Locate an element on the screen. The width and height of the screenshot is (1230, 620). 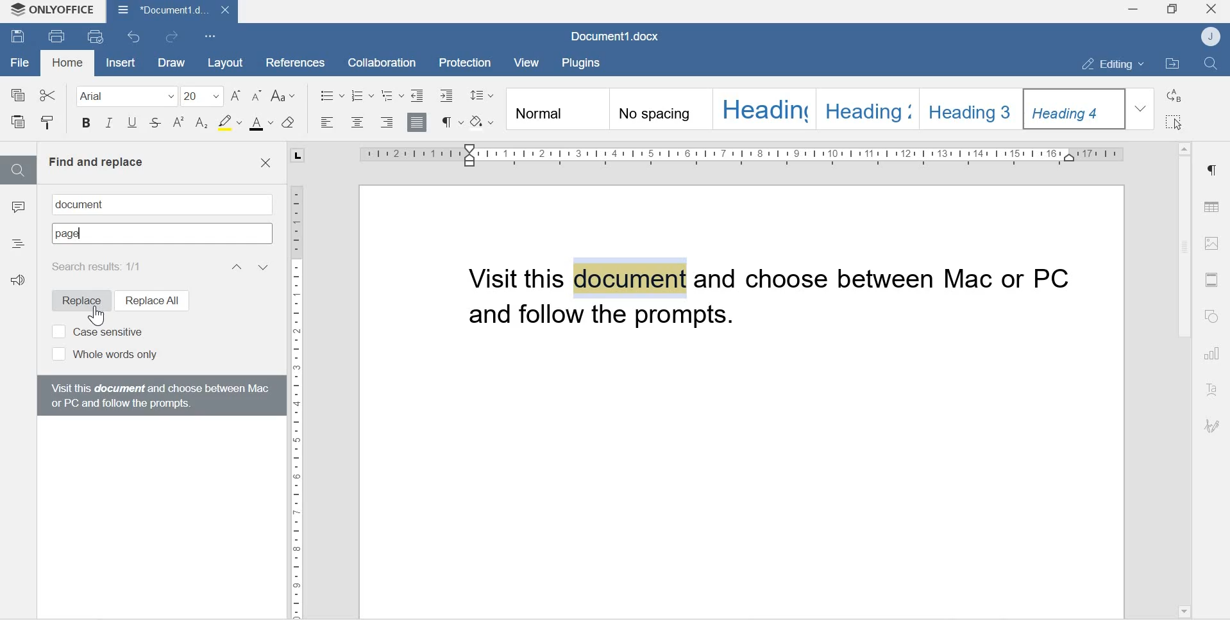
Collaboration is located at coordinates (377, 61).